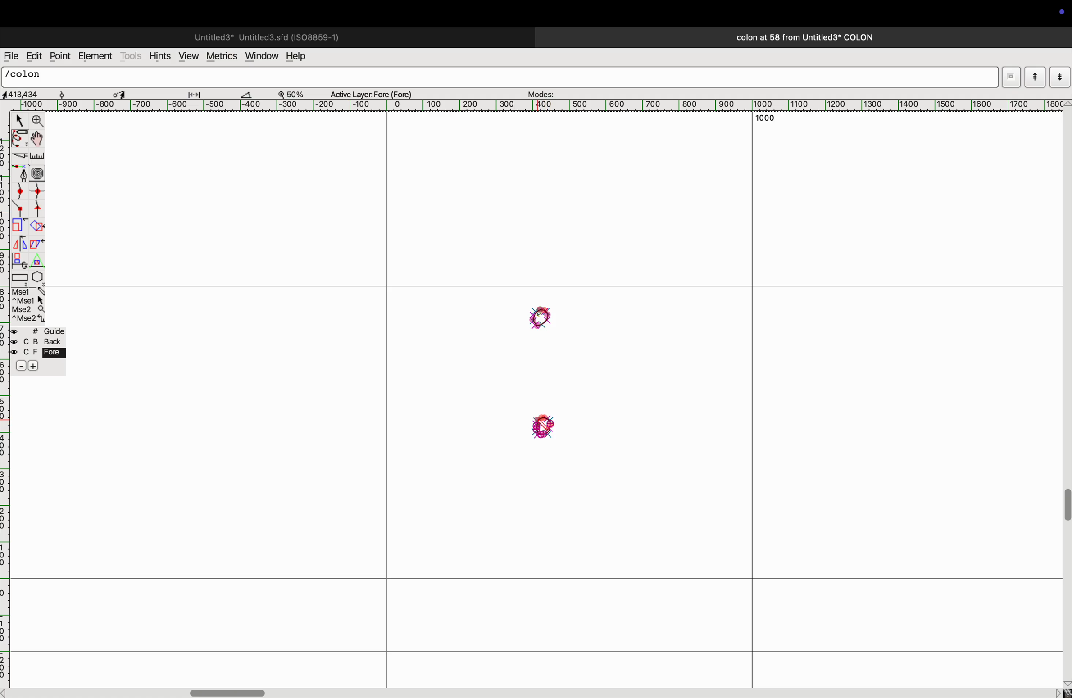 The height and width of the screenshot is (698, 1072). What do you see at coordinates (62, 57) in the screenshot?
I see `point` at bounding box center [62, 57].